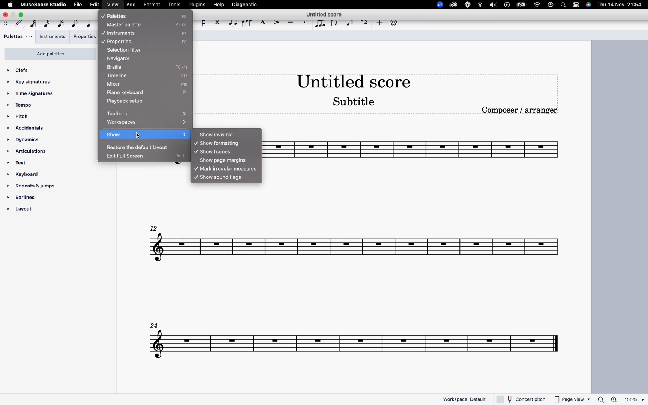 Image resolution: width=648 pixels, height=405 pixels. What do you see at coordinates (201, 22) in the screenshot?
I see `toggle sharp` at bounding box center [201, 22].